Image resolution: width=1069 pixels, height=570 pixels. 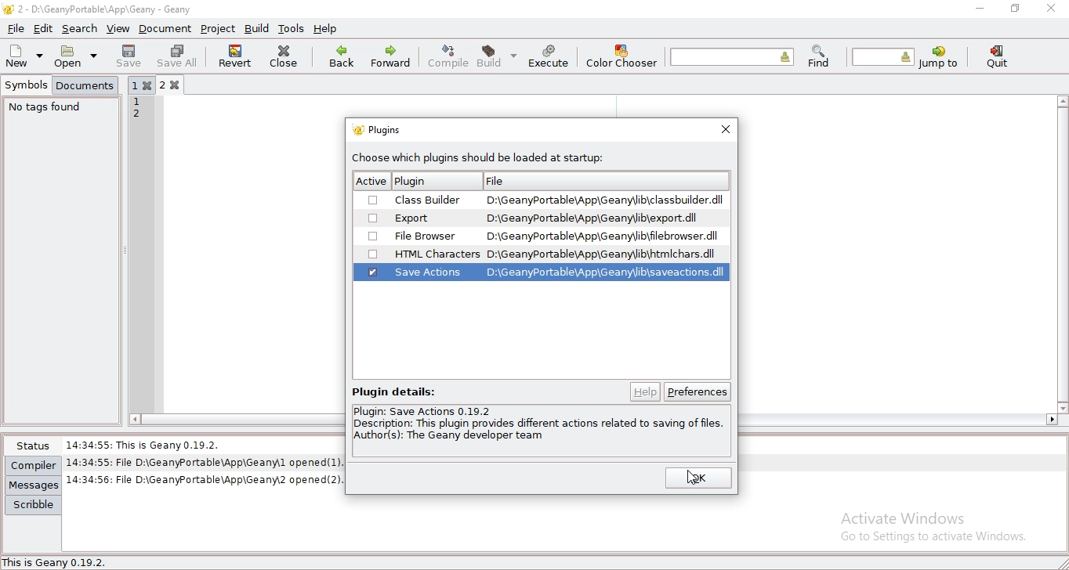 I want to click on 14:34:55: File D:\GeanyPortable\App\Geany\l opened(1)., so click(x=207, y=460).